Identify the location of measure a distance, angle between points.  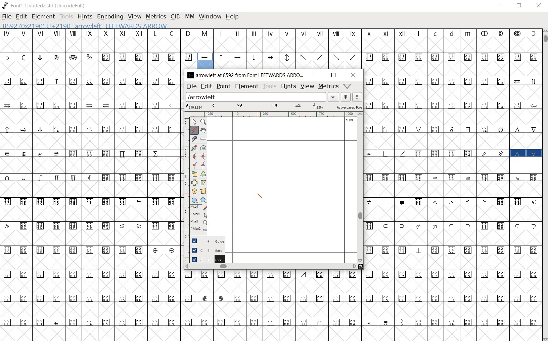
(203, 140).